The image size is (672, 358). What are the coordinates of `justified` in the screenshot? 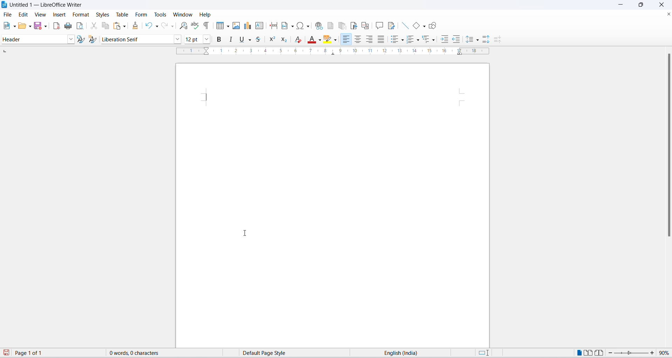 It's located at (380, 40).